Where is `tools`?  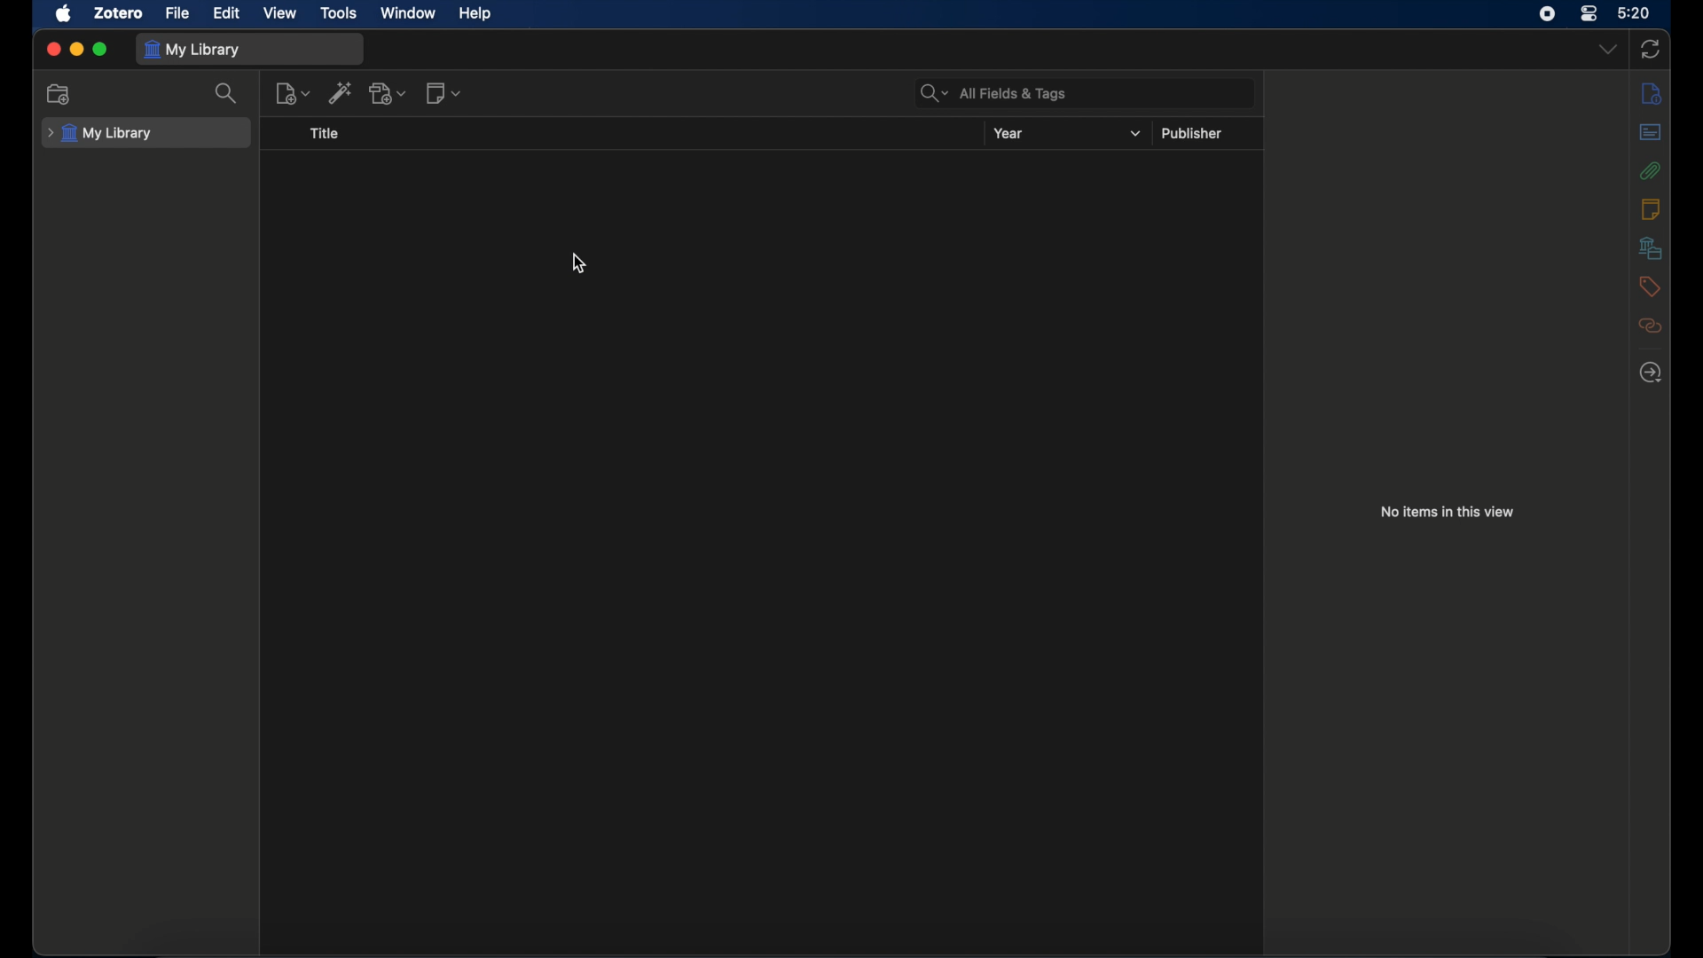
tools is located at coordinates (339, 12).